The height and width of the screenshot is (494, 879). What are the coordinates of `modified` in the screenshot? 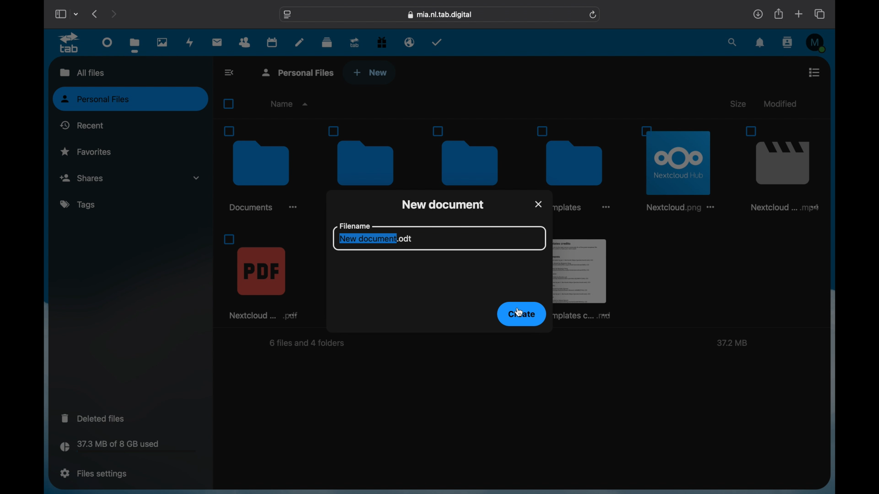 It's located at (779, 103).